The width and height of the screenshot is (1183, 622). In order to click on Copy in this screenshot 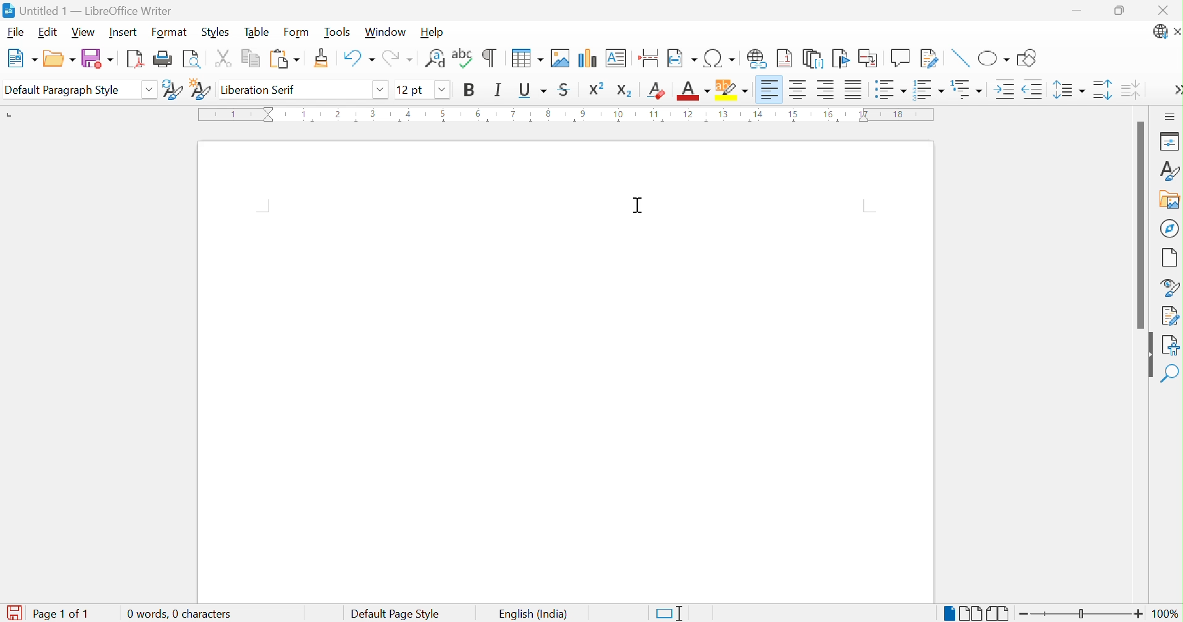, I will do `click(251, 57)`.